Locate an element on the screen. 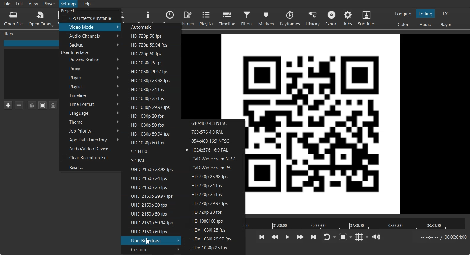 This screenshot has height=255, width=470. HDV 1080i 25 fps is located at coordinates (213, 230).